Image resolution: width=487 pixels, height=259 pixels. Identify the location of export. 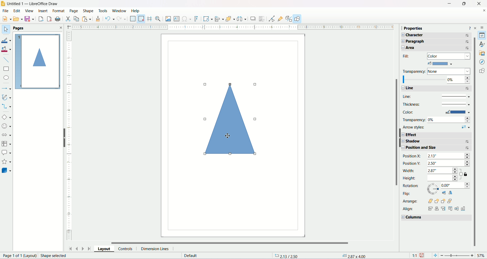
(40, 19).